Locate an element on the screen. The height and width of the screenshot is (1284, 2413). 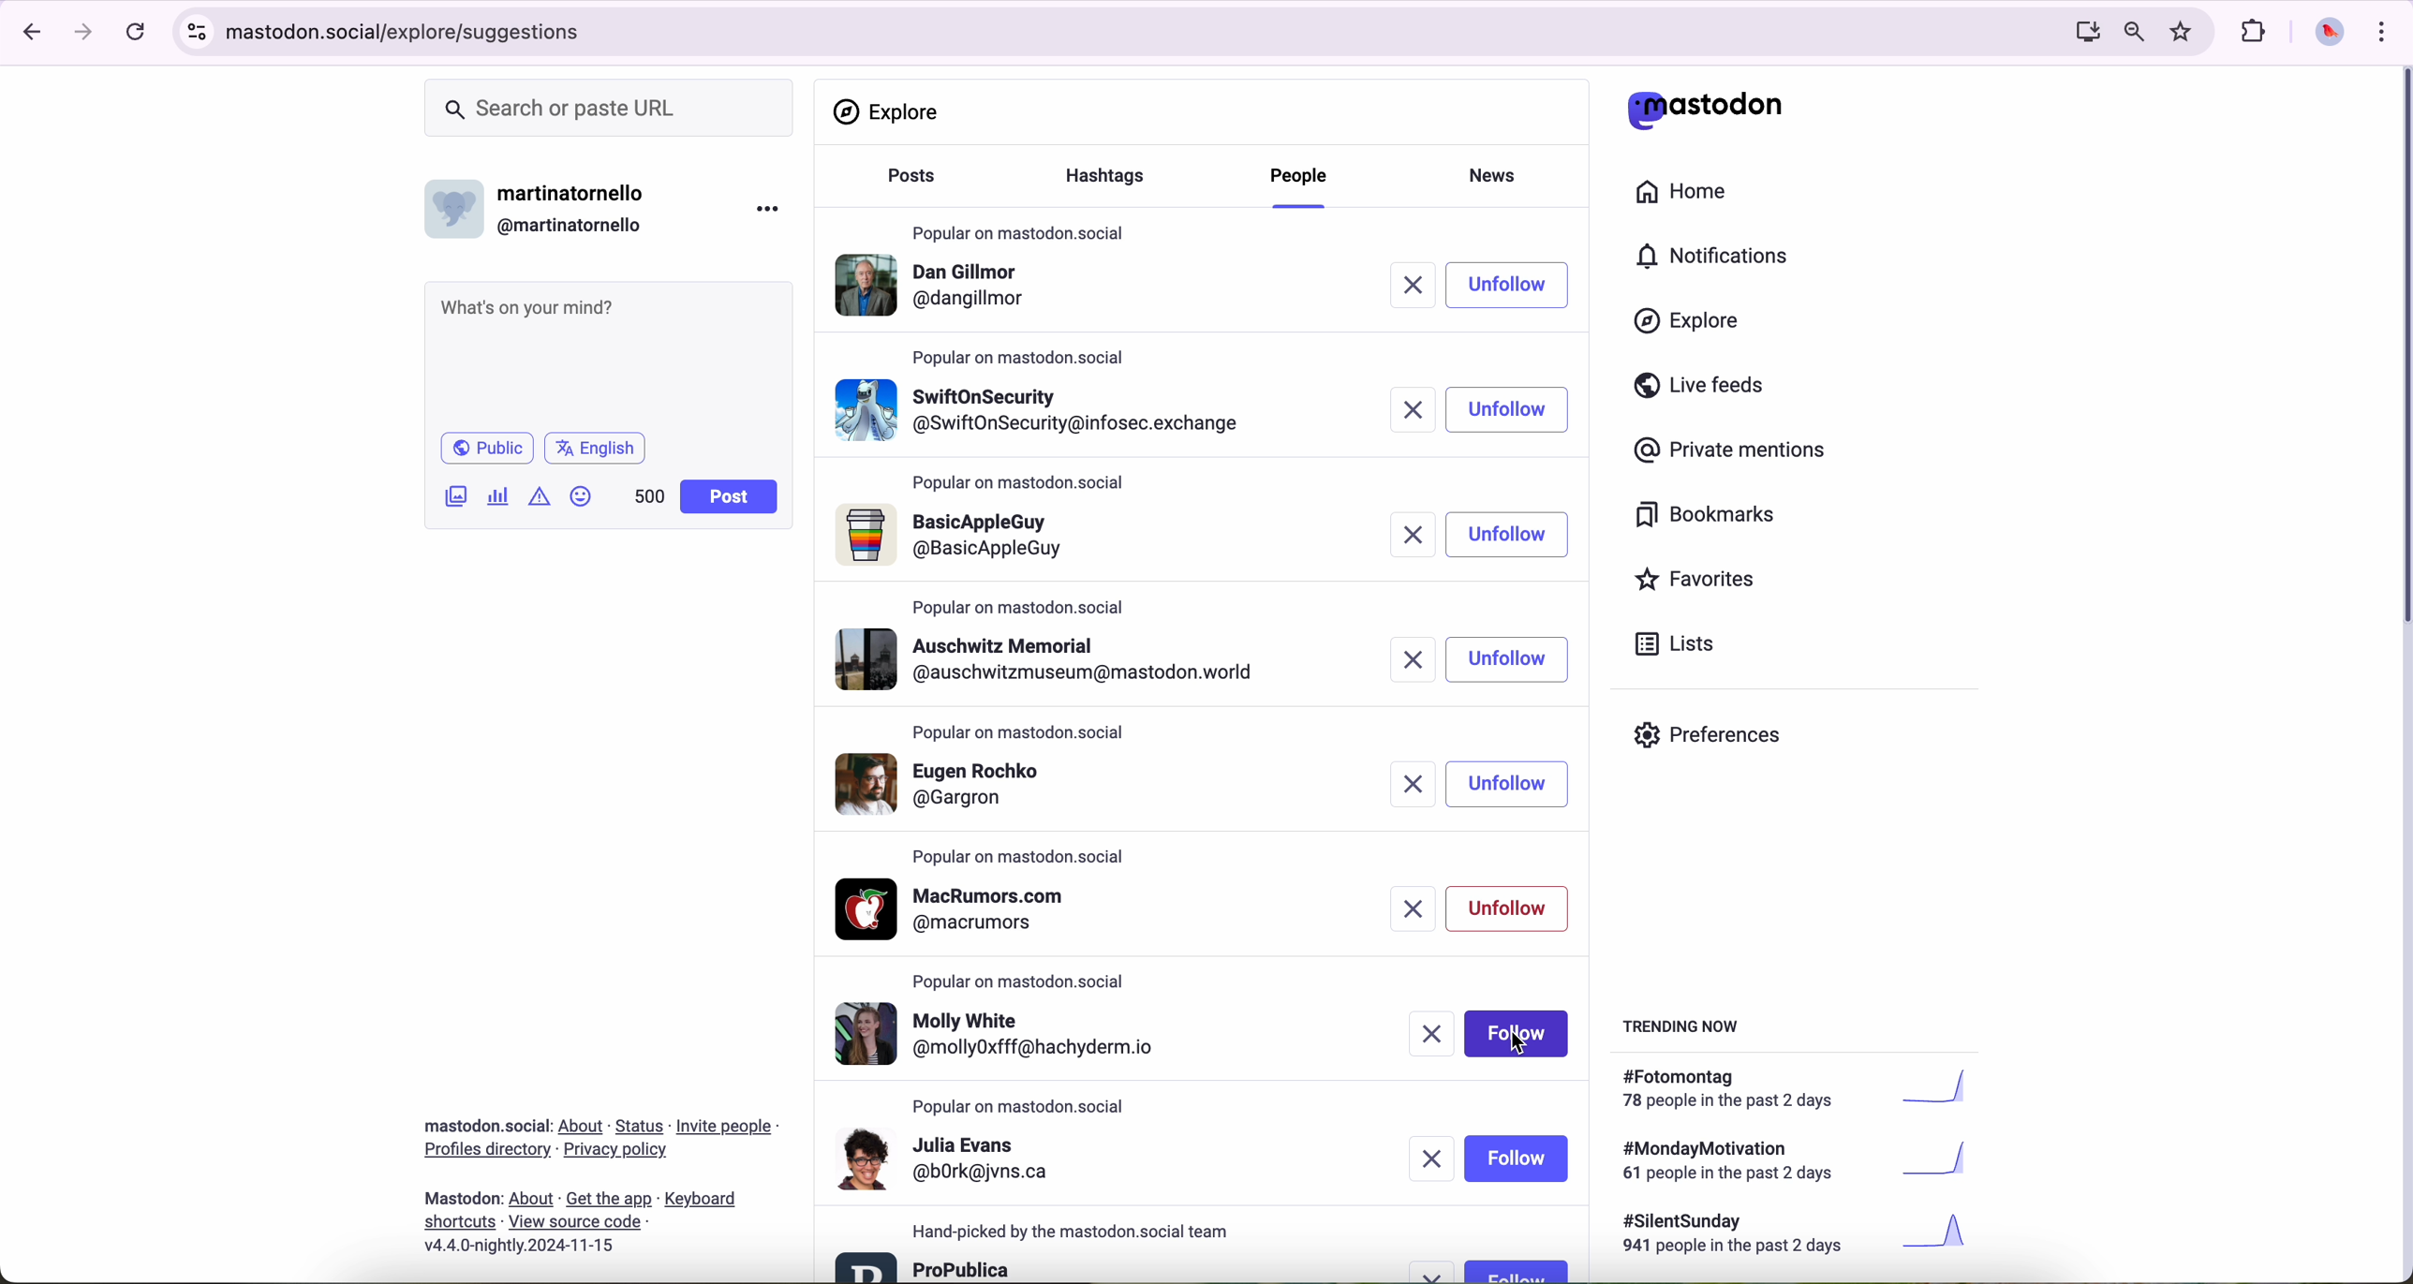
attach image is located at coordinates (457, 495).